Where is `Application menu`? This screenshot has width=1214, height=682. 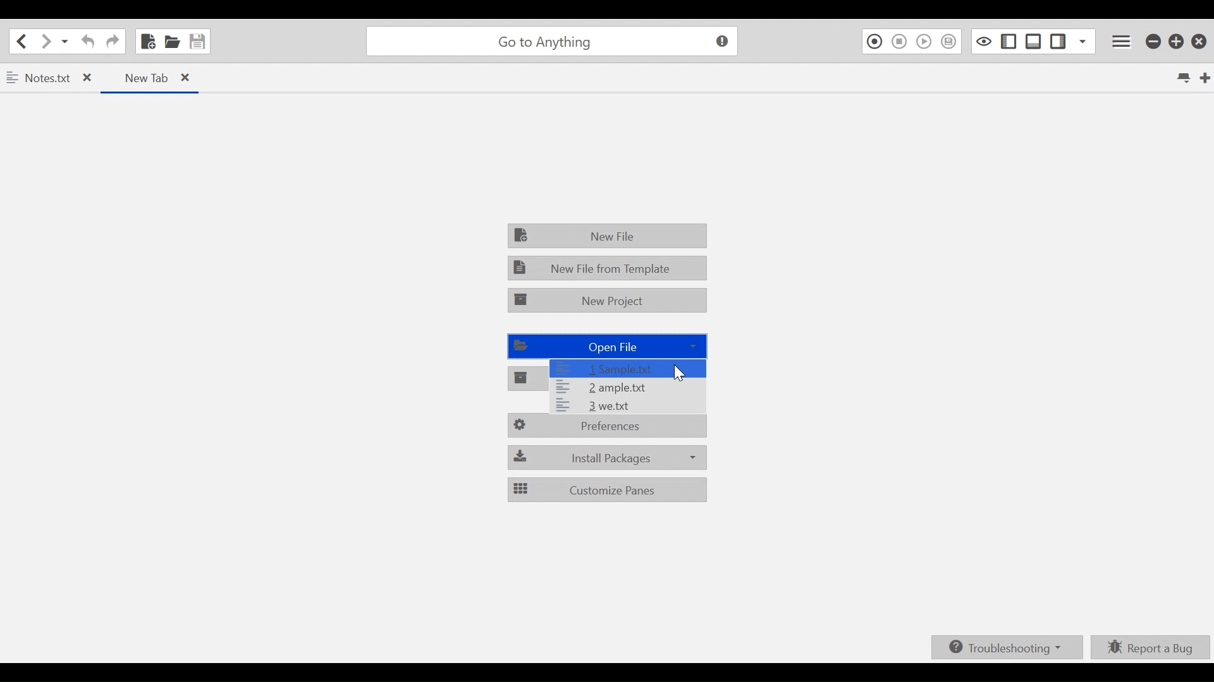 Application menu is located at coordinates (1123, 42).